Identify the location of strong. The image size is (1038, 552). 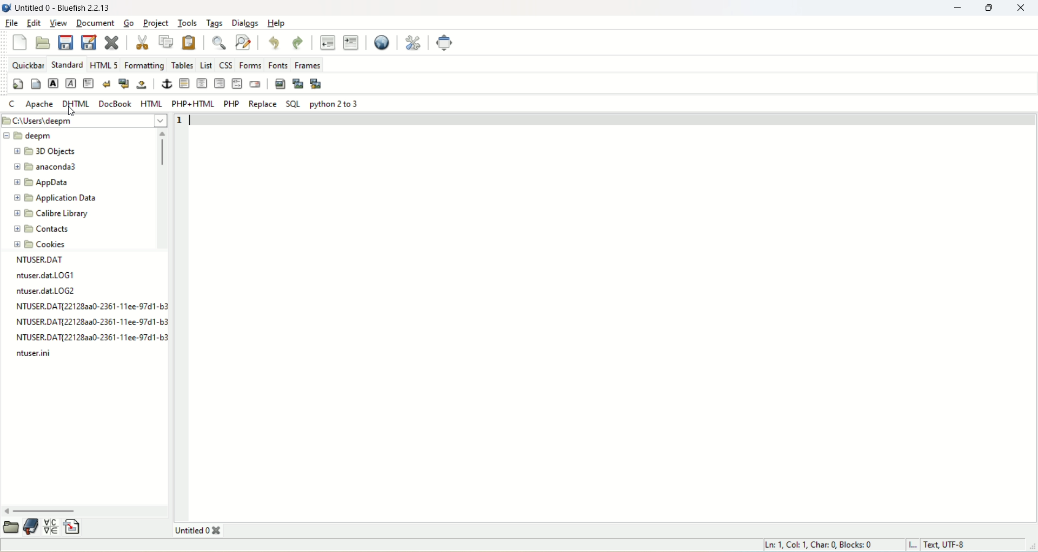
(52, 83).